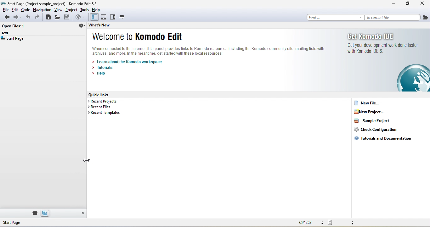 Image resolution: width=430 pixels, height=227 pixels. I want to click on image, so click(412, 78).